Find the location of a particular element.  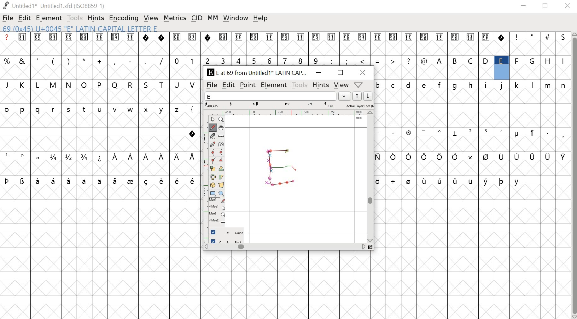

dropdown menu is located at coordinates (361, 85).